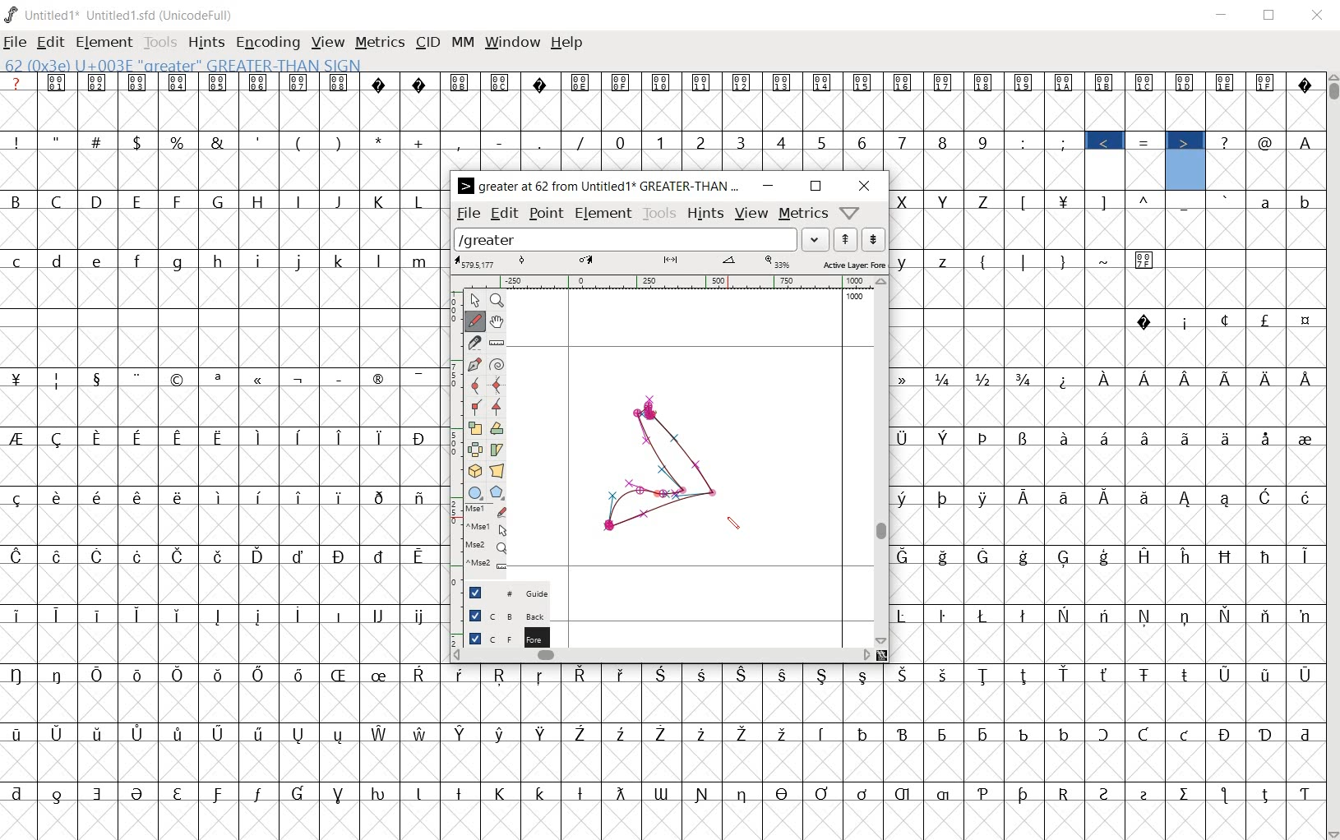 This screenshot has width=1340, height=840. What do you see at coordinates (662, 657) in the screenshot?
I see `scrollbar` at bounding box center [662, 657].